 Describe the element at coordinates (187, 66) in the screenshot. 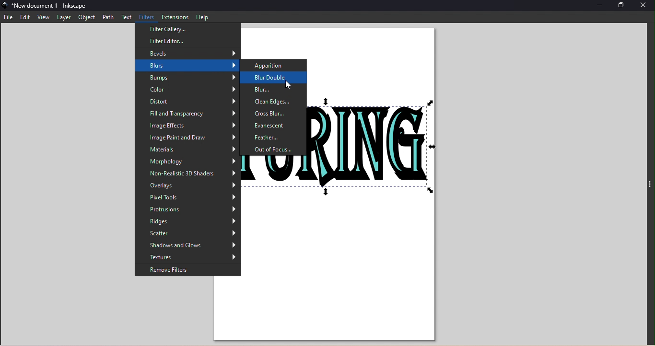

I see `Blurs` at that location.